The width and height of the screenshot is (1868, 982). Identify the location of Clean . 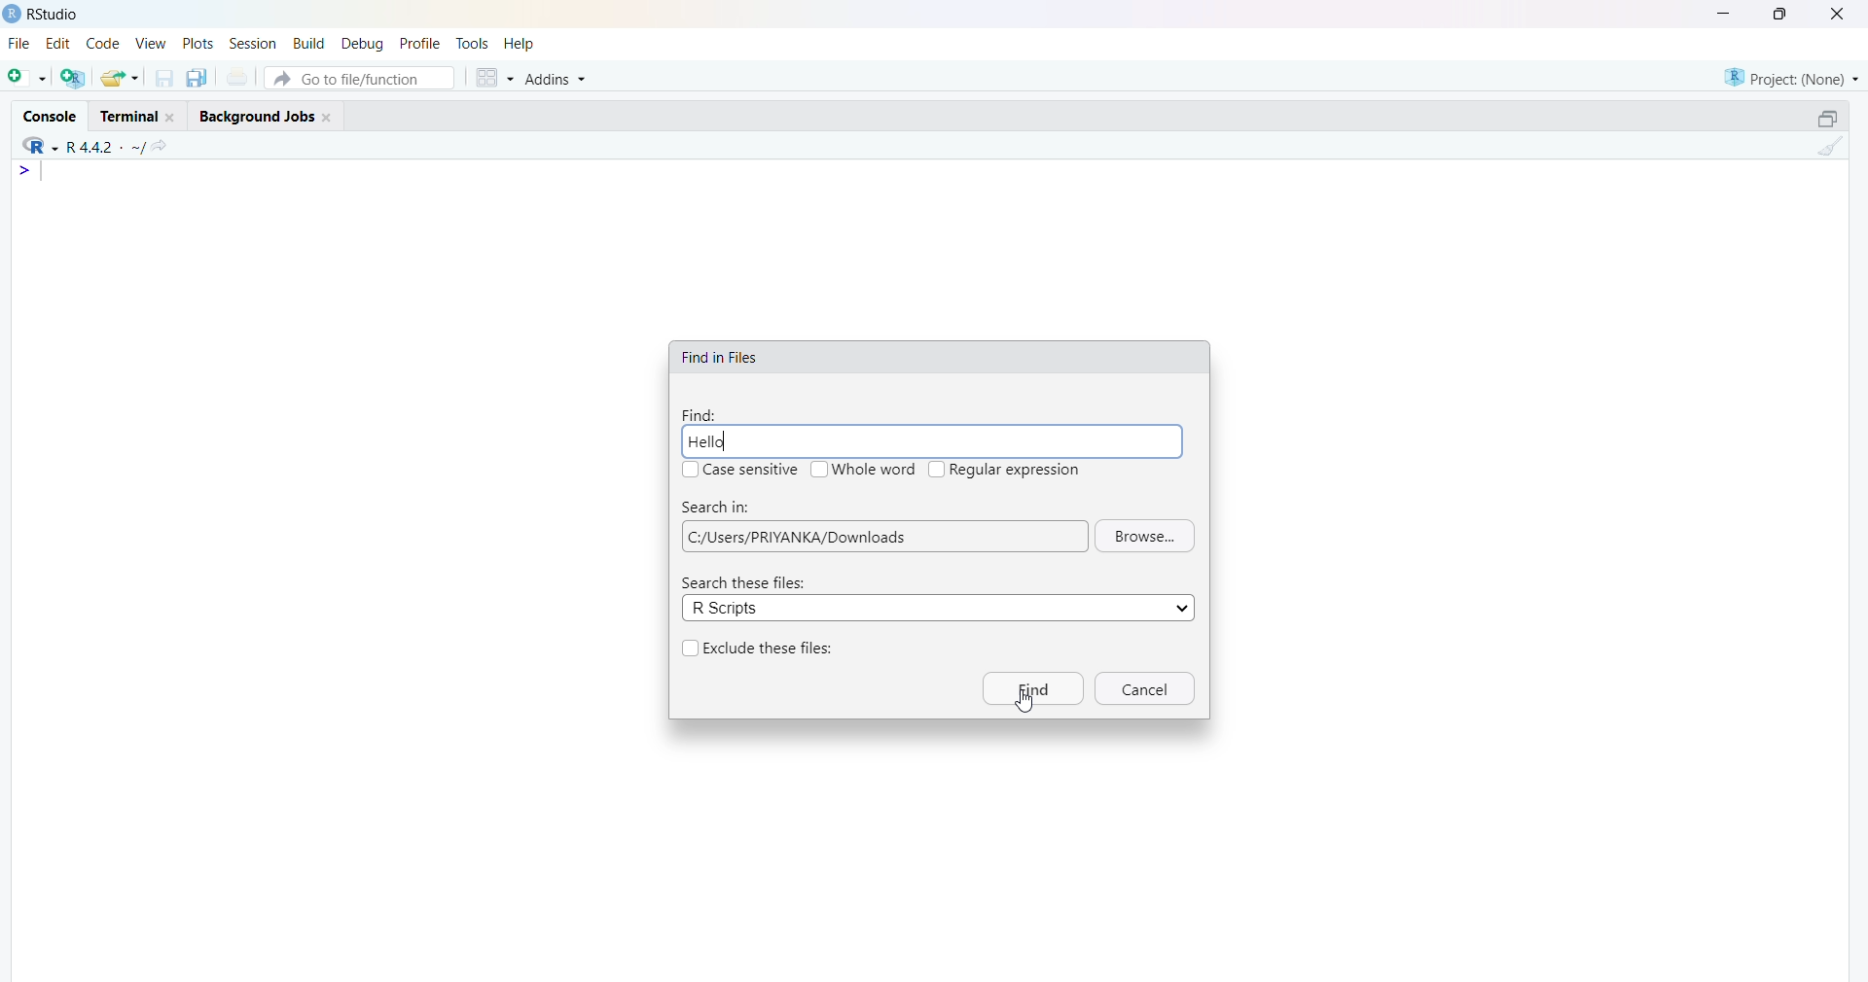
(1830, 145).